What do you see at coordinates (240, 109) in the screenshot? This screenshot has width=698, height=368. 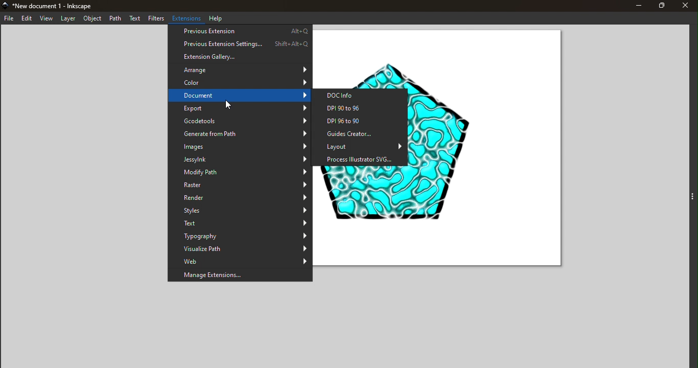 I see `Export` at bounding box center [240, 109].